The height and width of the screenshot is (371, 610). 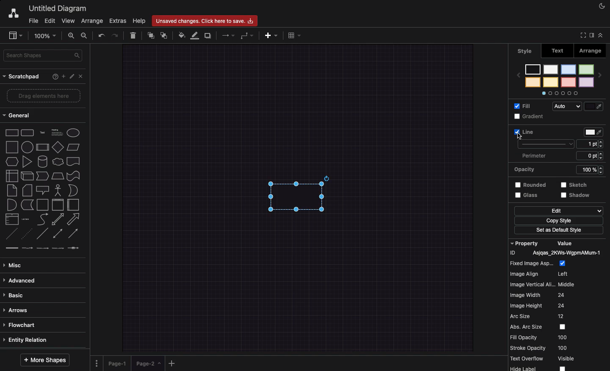 I want to click on Undo, so click(x=101, y=35).